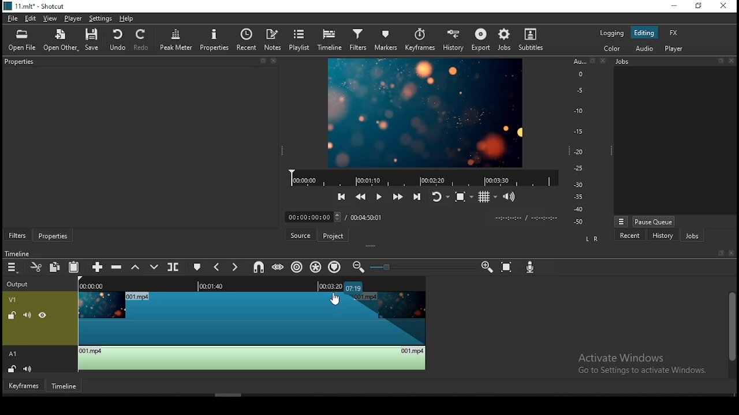  What do you see at coordinates (214, 286) in the screenshot?
I see `played time` at bounding box center [214, 286].